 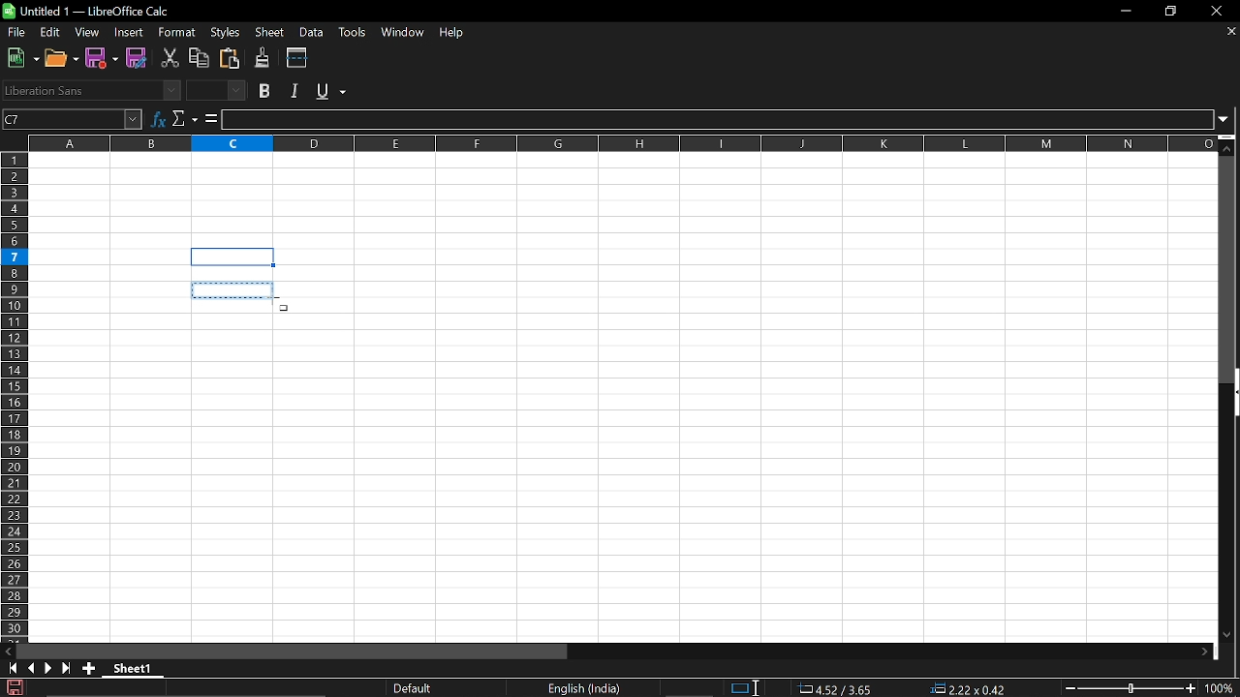 What do you see at coordinates (233, 258) in the screenshot?
I see `selected cell` at bounding box center [233, 258].